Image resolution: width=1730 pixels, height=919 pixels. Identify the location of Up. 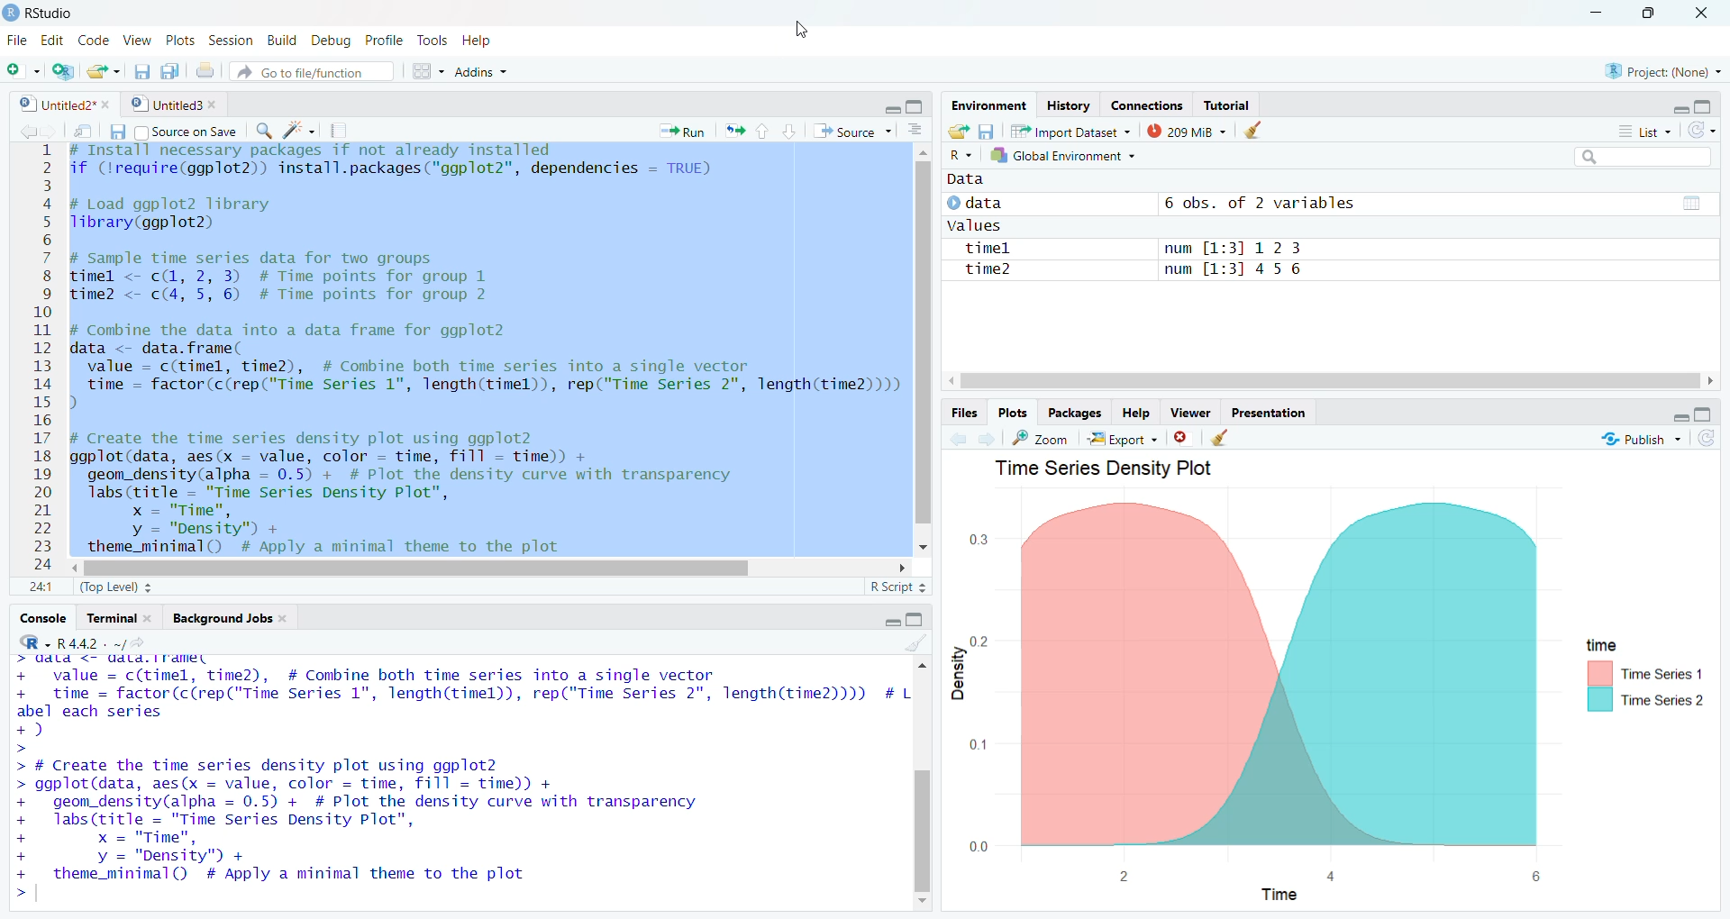
(761, 130).